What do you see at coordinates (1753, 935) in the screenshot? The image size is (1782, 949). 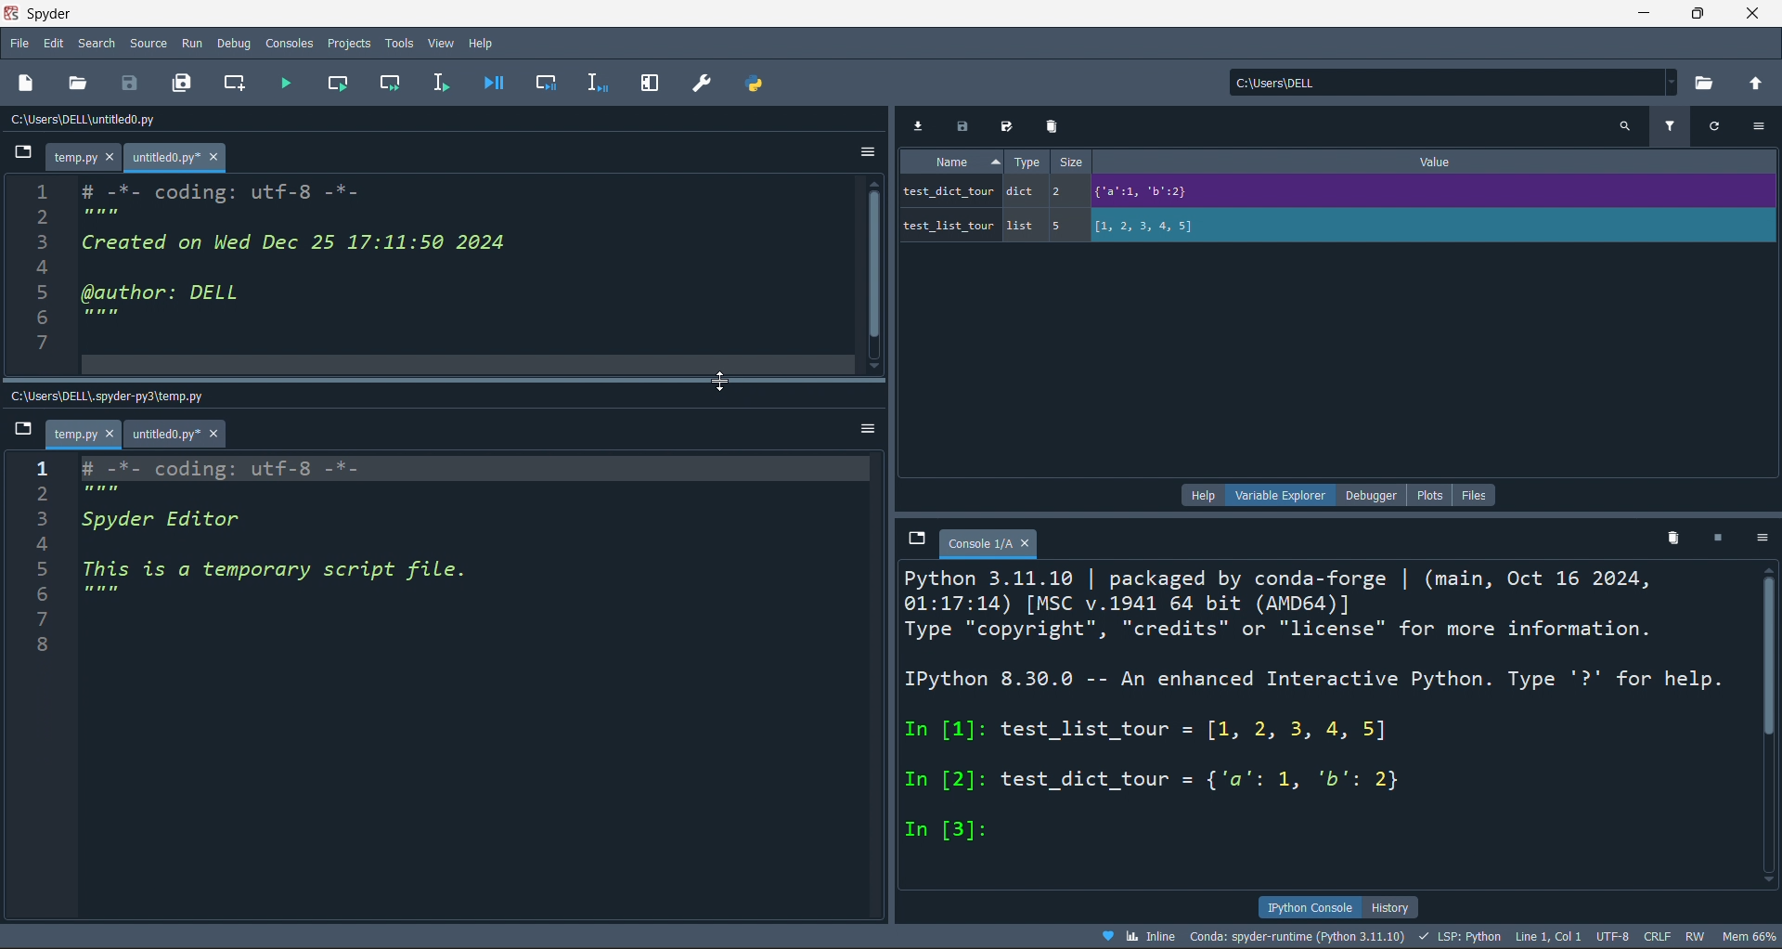 I see `MEM 64%` at bounding box center [1753, 935].